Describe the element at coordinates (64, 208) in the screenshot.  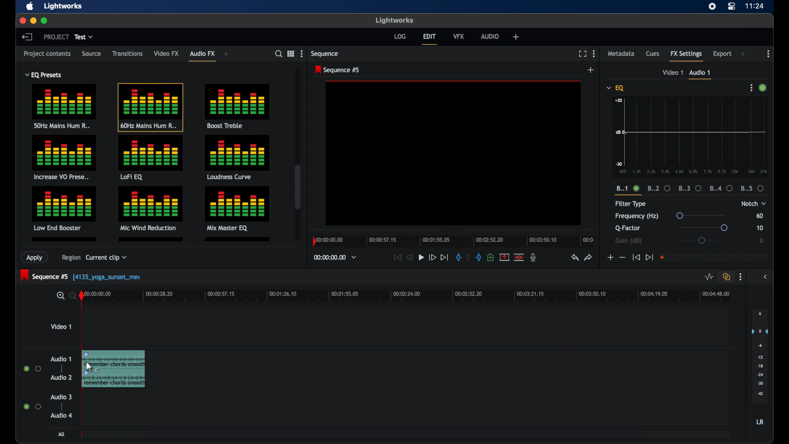
I see `low end booster` at that location.